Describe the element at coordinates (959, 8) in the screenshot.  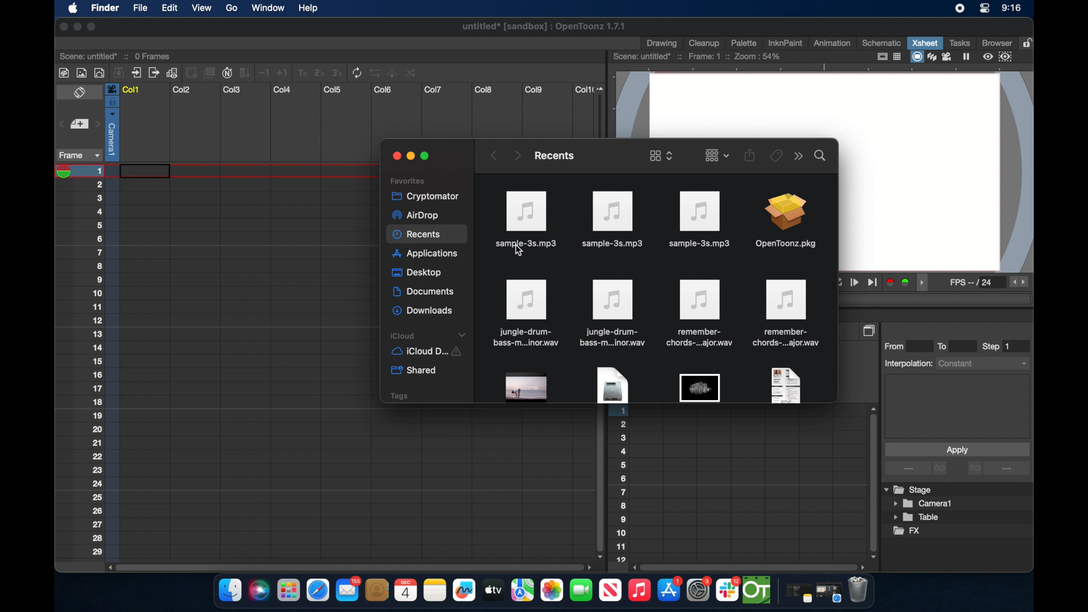
I see `screen recorder icon` at that location.